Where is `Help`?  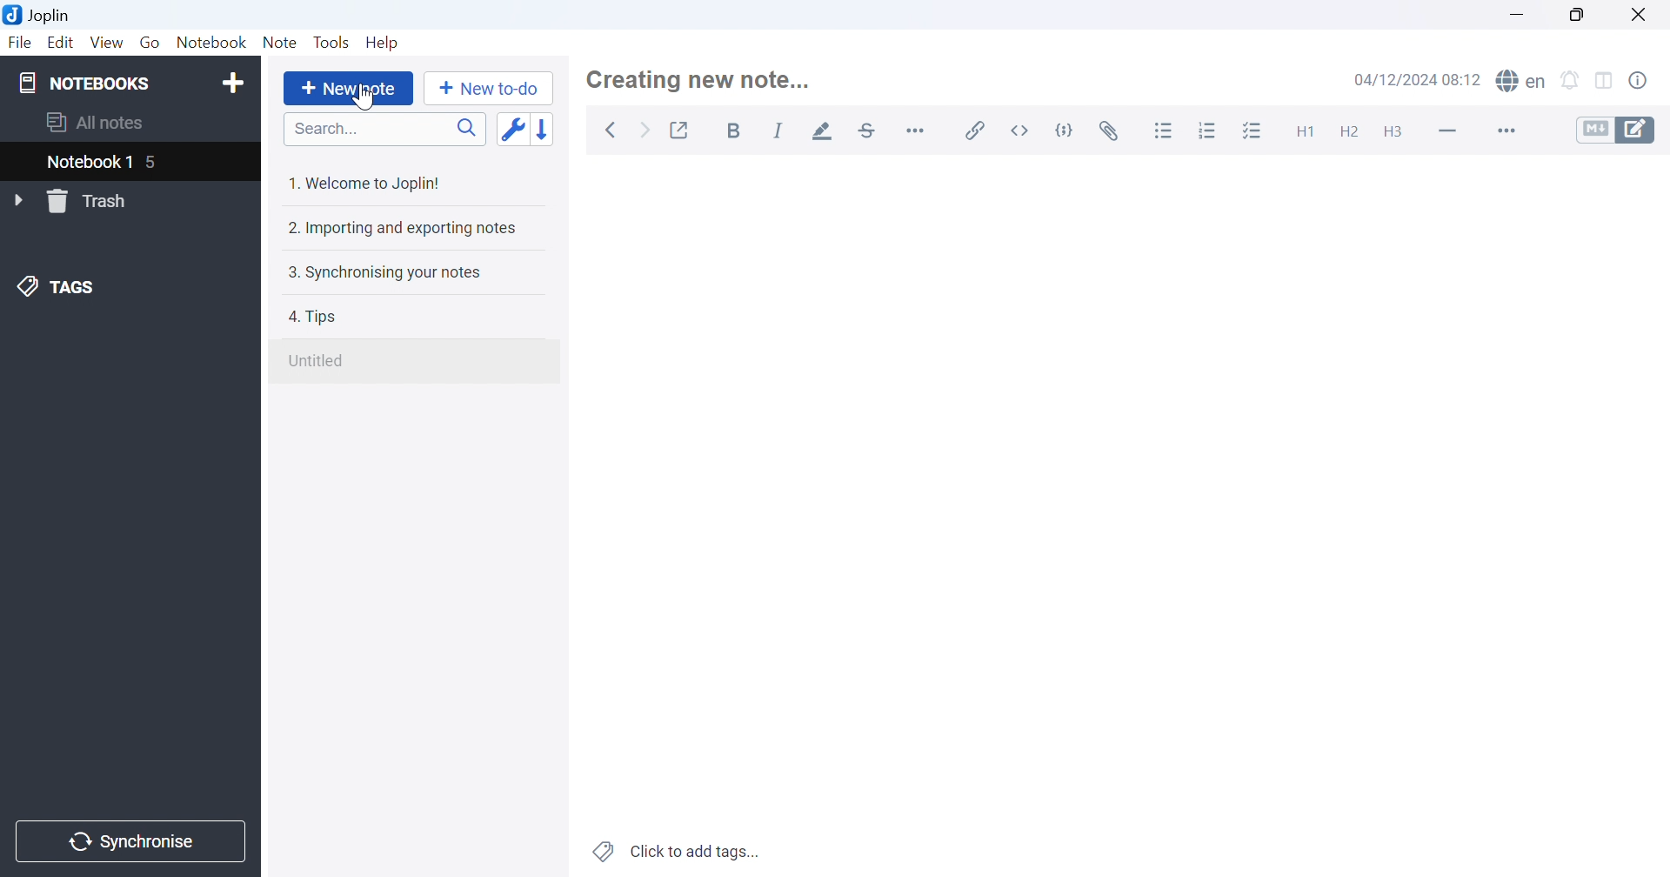
Help is located at coordinates (388, 43).